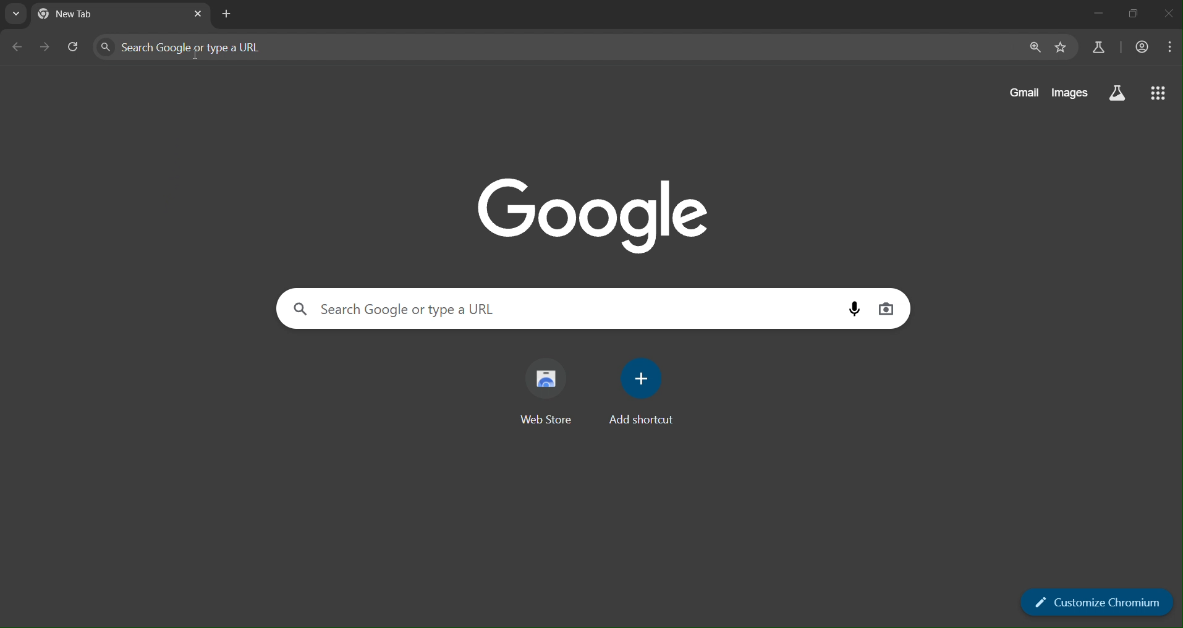 Image resolution: width=1183 pixels, height=628 pixels. What do you see at coordinates (1024, 91) in the screenshot?
I see `gmail` at bounding box center [1024, 91].